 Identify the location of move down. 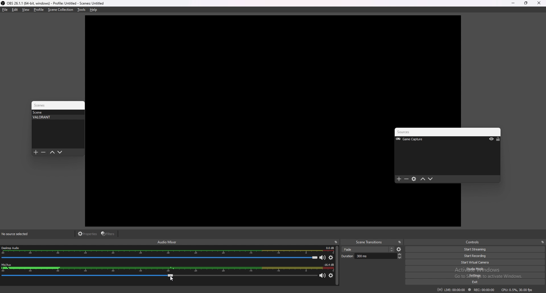
(431, 179).